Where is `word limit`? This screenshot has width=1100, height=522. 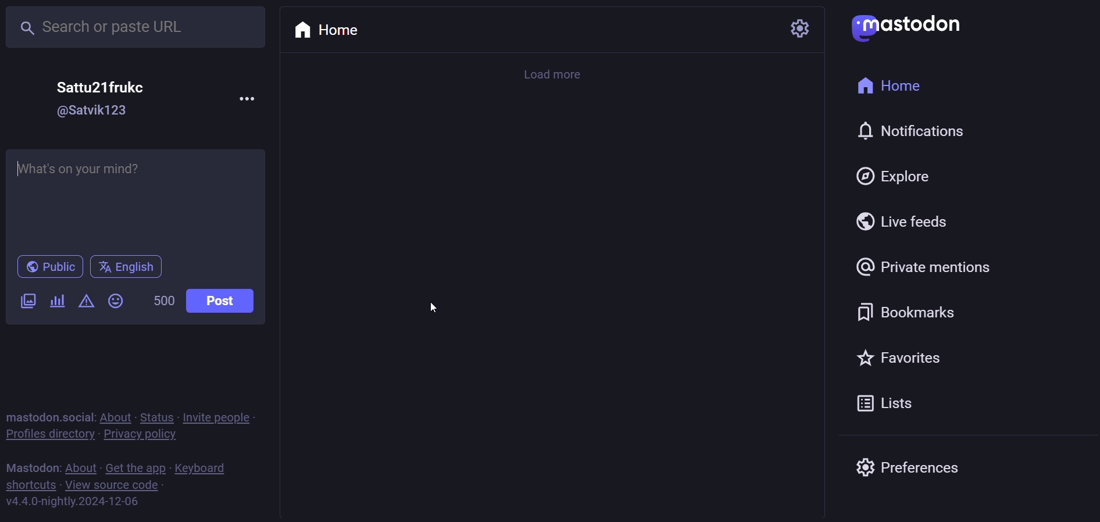
word limit is located at coordinates (162, 302).